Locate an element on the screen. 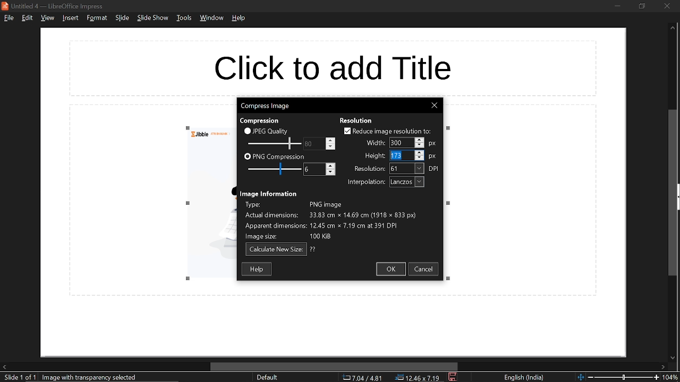  language is located at coordinates (525, 378).